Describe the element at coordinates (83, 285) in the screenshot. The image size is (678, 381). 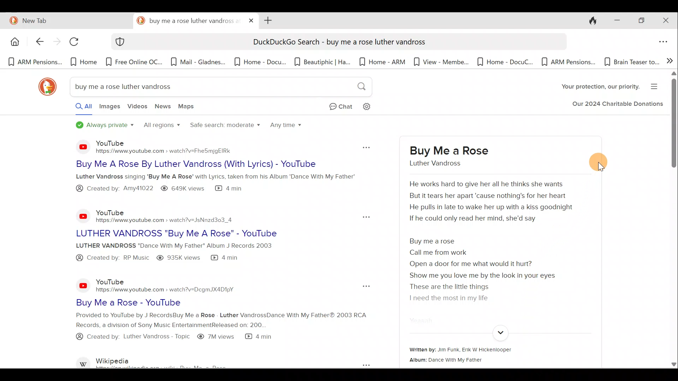
I see `YouTube logo` at that location.